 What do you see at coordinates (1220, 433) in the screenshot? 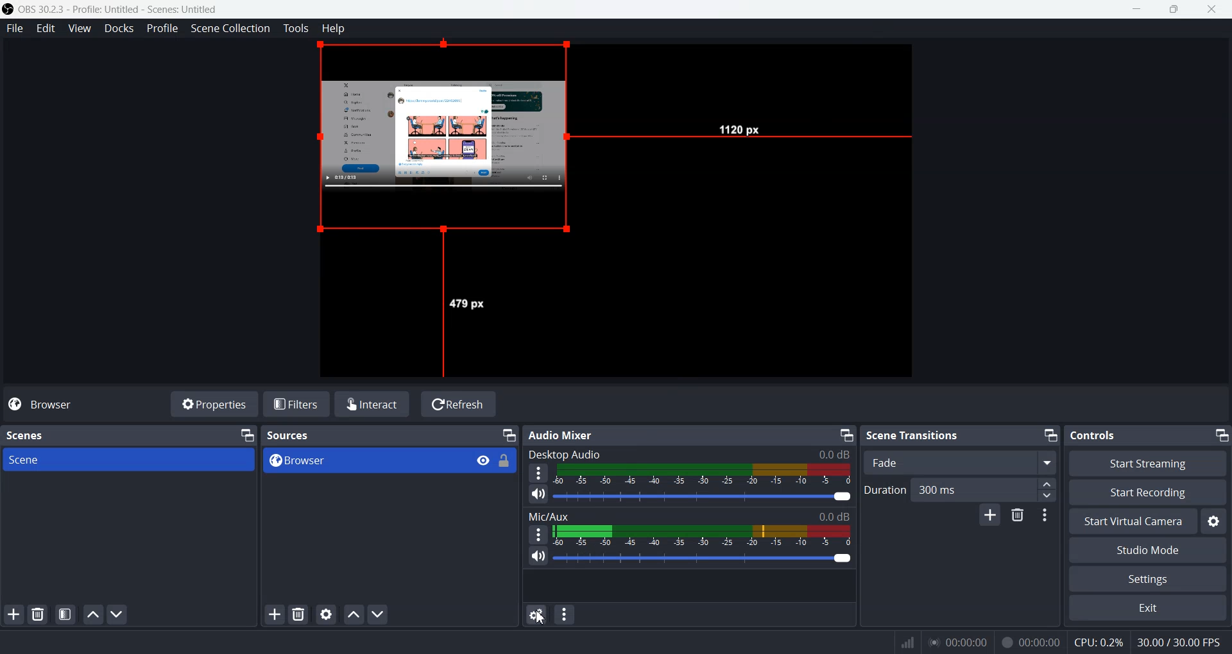
I see `Minimize` at bounding box center [1220, 433].